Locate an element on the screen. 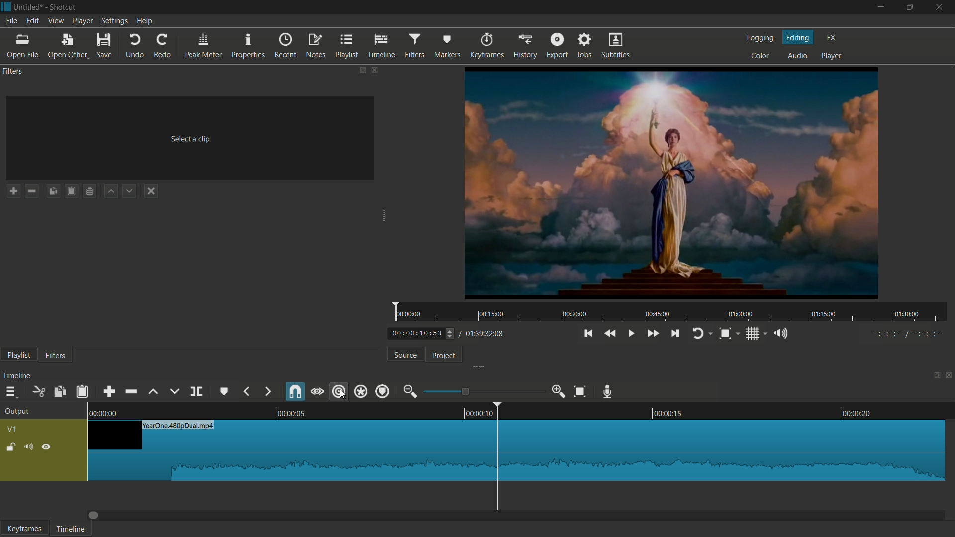  select clip is located at coordinates (192, 139).